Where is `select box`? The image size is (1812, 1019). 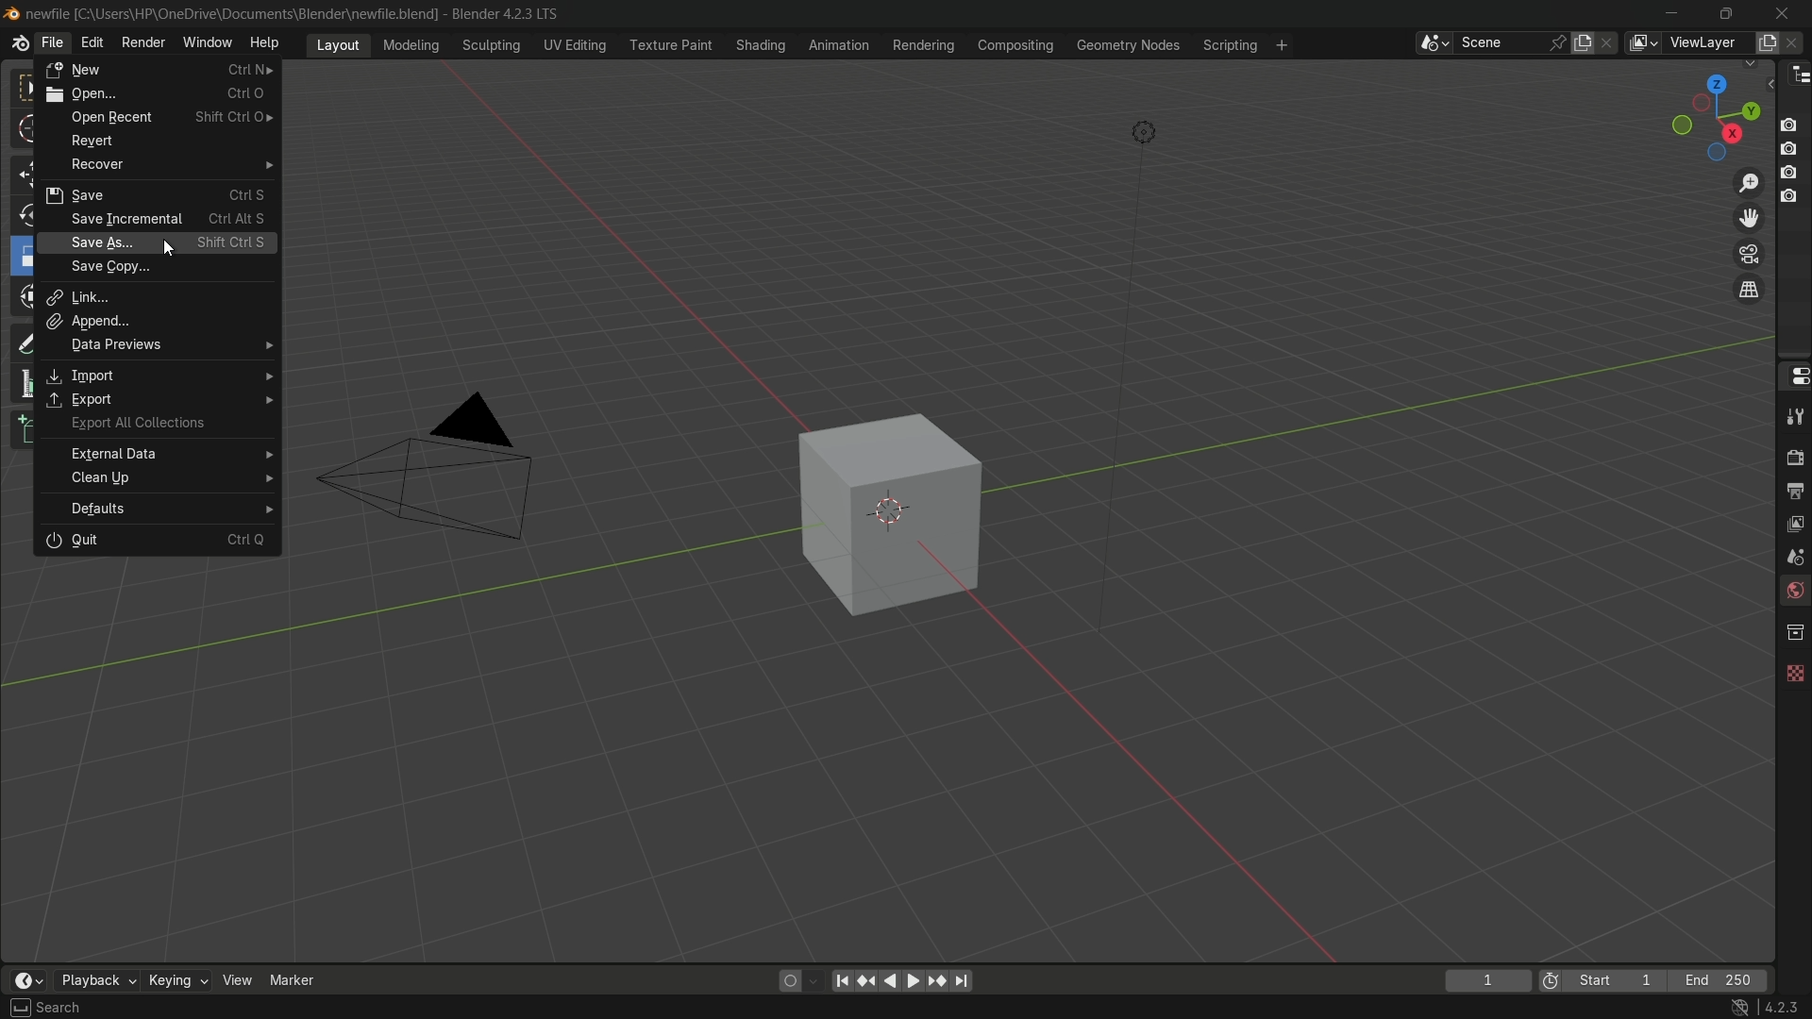
select box is located at coordinates (20, 89).